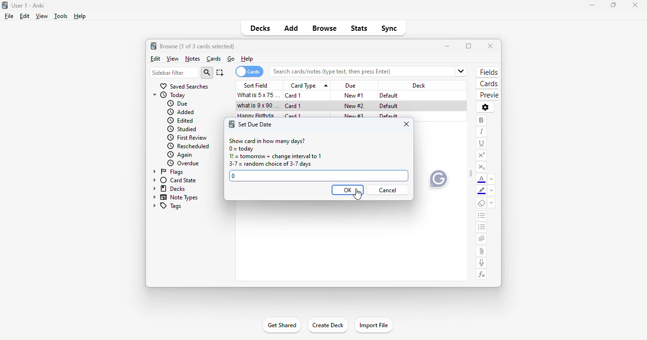 The image size is (647, 340). What do you see at coordinates (25, 16) in the screenshot?
I see `edit` at bounding box center [25, 16].